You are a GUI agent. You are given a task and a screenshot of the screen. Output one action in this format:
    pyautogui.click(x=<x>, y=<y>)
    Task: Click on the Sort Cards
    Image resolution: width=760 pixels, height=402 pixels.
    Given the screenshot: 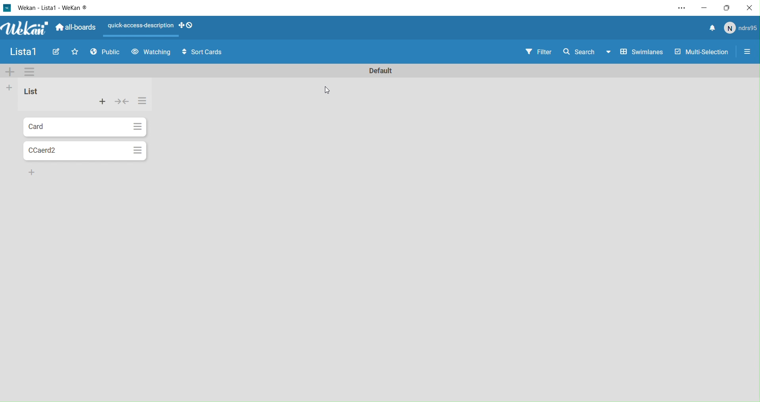 What is the action you would take?
    pyautogui.click(x=199, y=53)
    